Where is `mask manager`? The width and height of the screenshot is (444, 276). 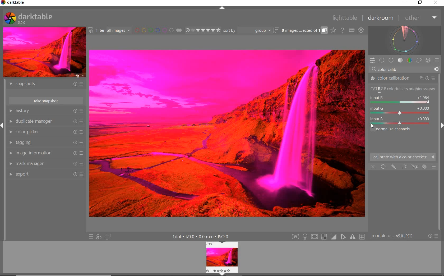
mask manager is located at coordinates (46, 164).